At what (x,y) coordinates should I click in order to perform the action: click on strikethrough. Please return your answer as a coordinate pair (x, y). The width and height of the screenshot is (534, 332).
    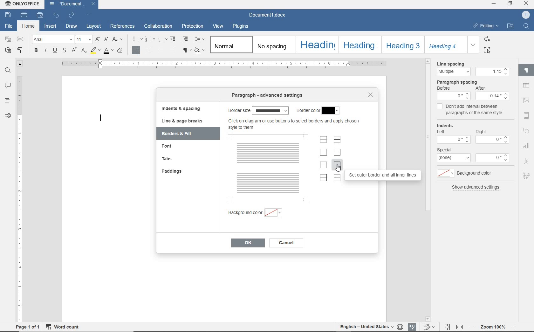
    Looking at the image, I should click on (64, 51).